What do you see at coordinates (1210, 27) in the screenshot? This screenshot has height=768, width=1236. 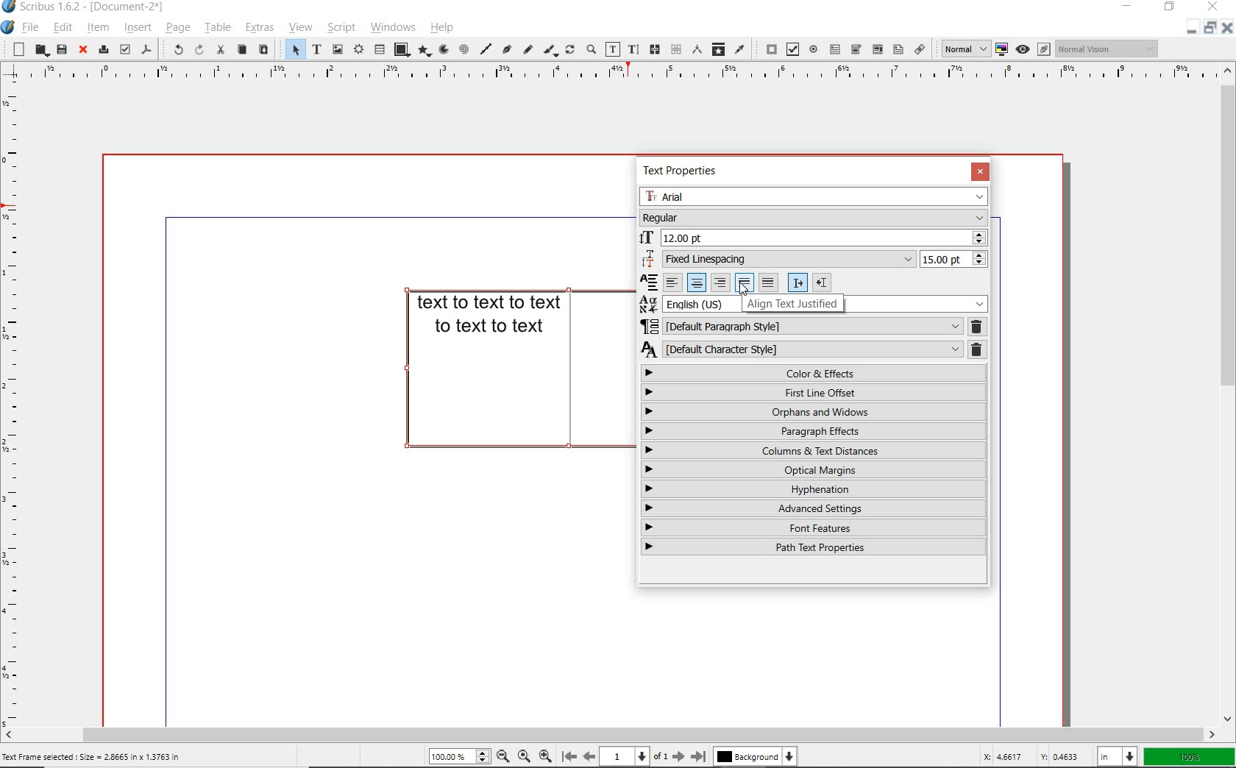 I see `minimize/restore/close document` at bounding box center [1210, 27].